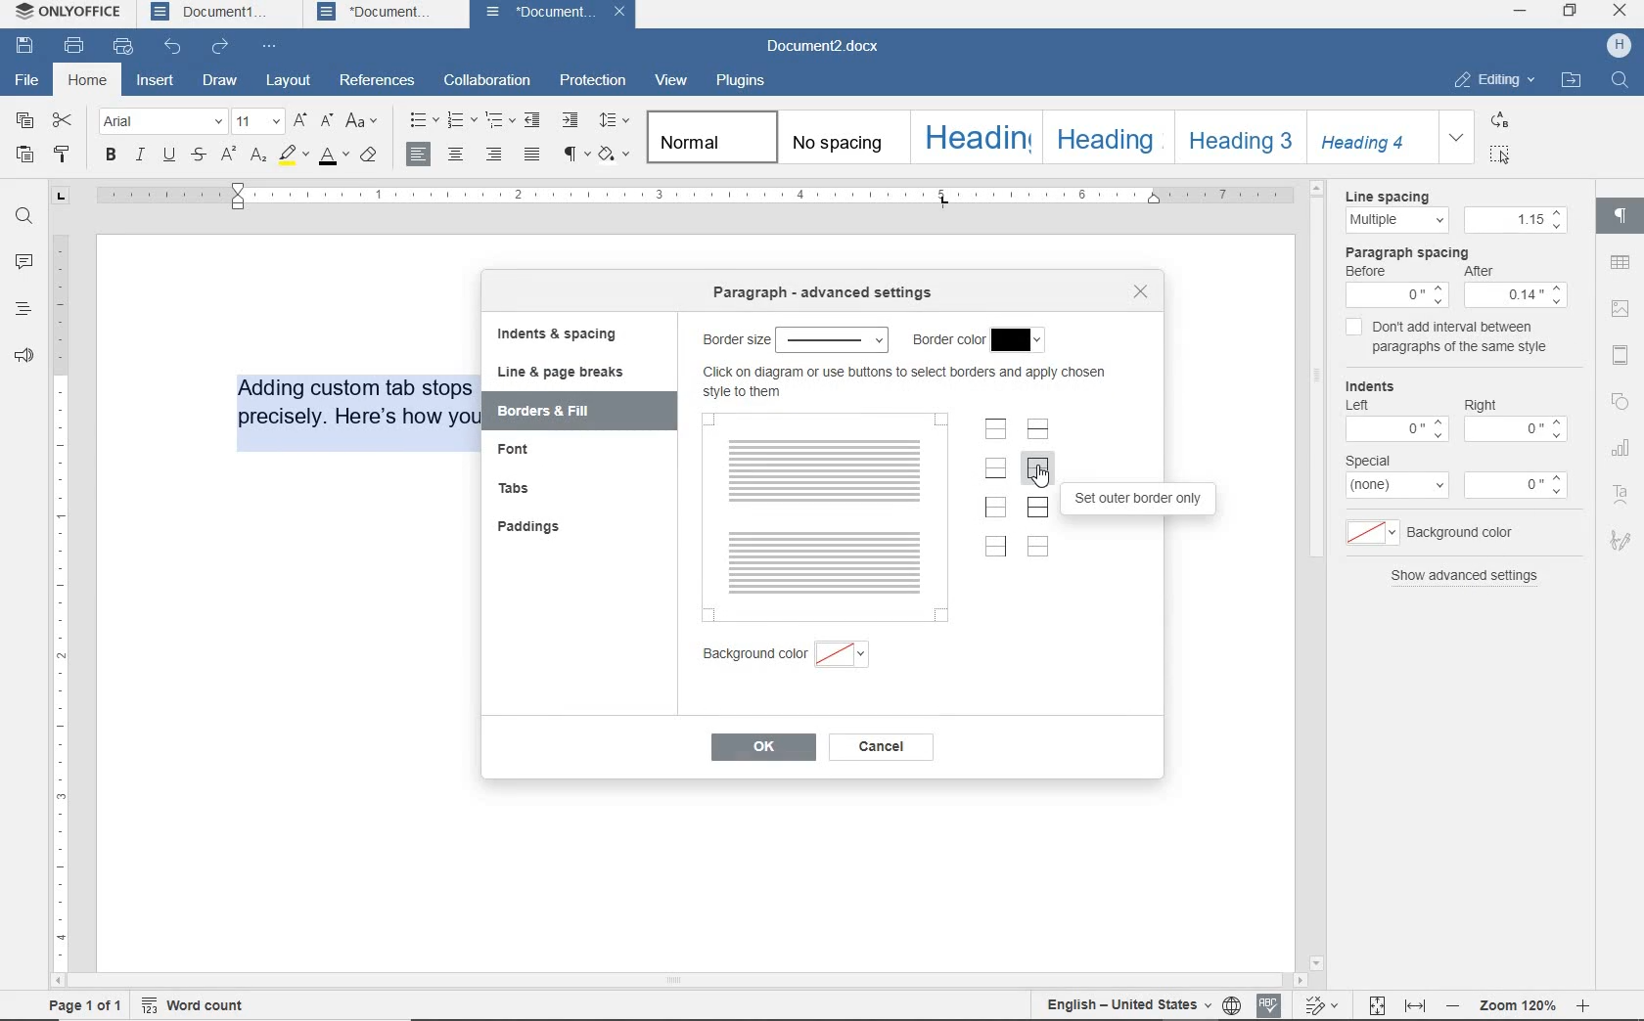 Image resolution: width=1644 pixels, height=1021 pixels. What do you see at coordinates (1513, 431) in the screenshot?
I see `menu` at bounding box center [1513, 431].